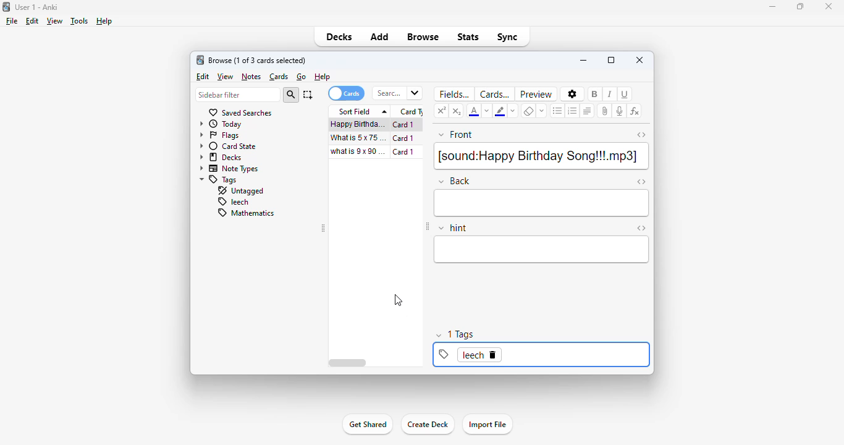 The height and width of the screenshot is (445, 844). I want to click on help, so click(323, 77).